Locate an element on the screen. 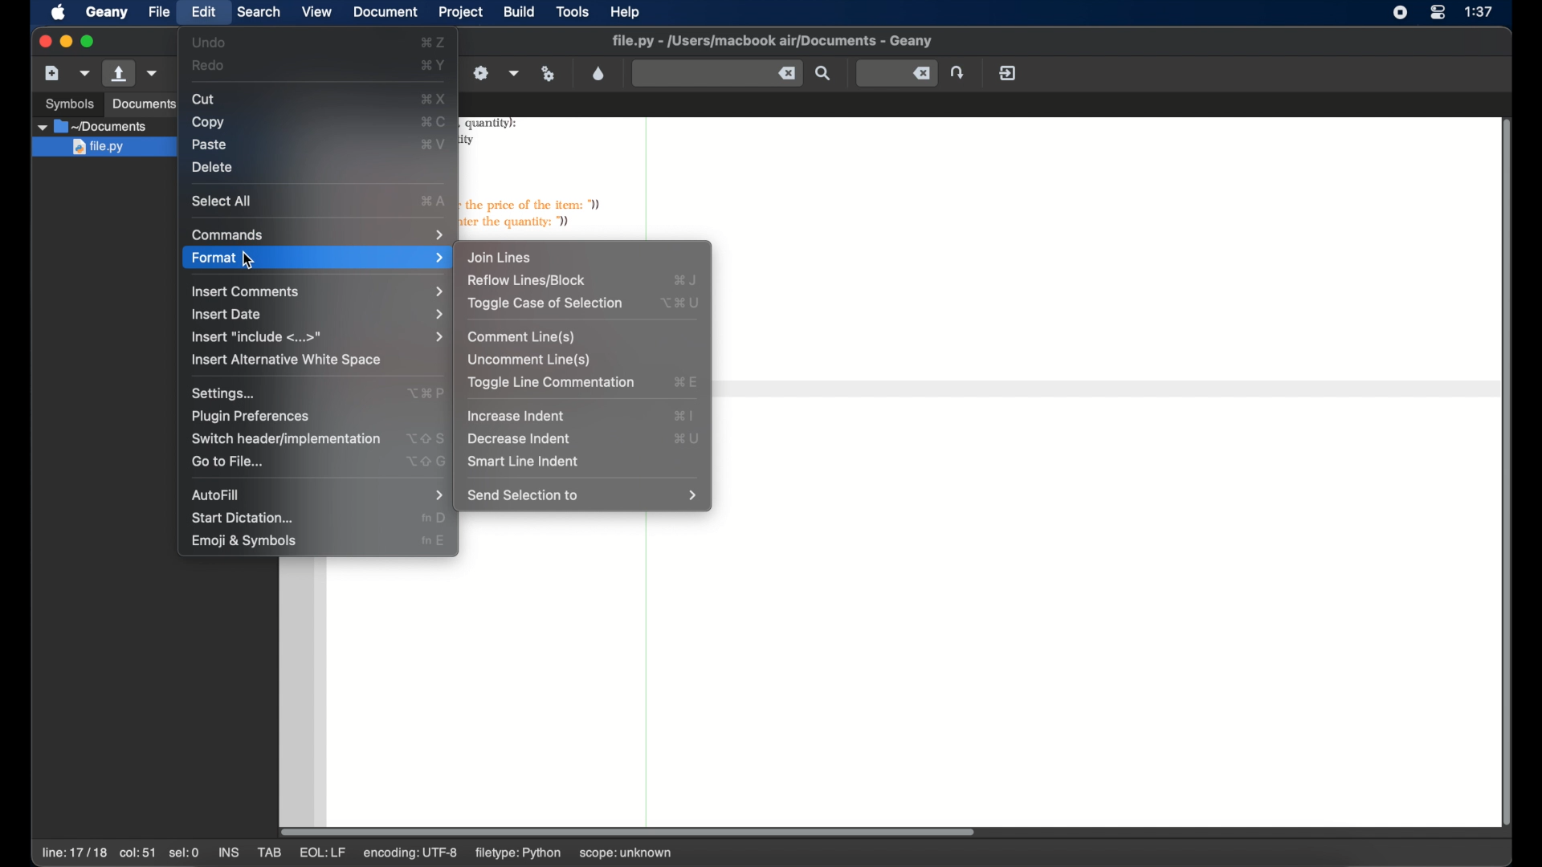  file.py is located at coordinates (102, 149).